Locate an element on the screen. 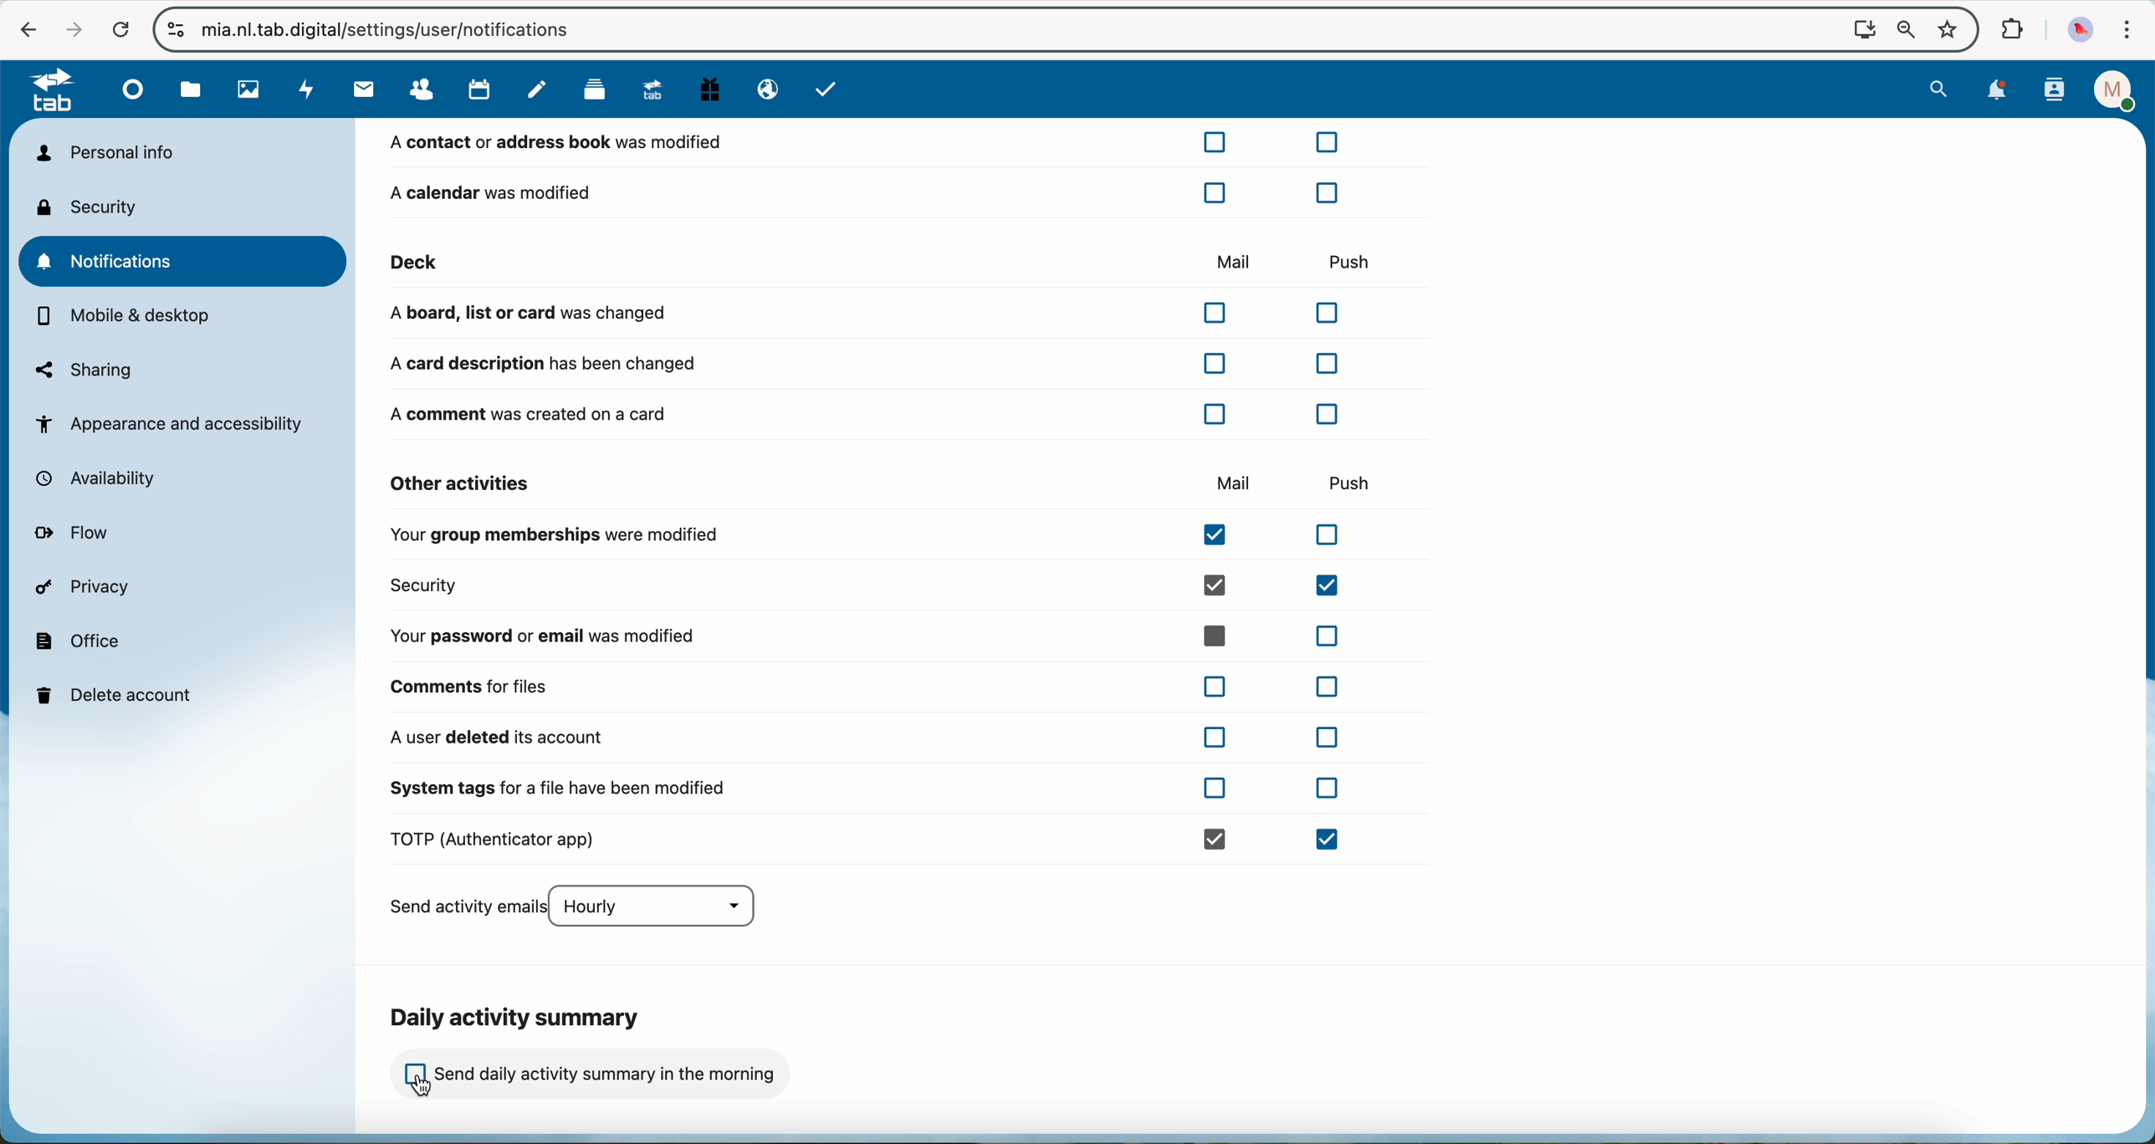 The width and height of the screenshot is (2155, 1144). controls is located at coordinates (177, 30).